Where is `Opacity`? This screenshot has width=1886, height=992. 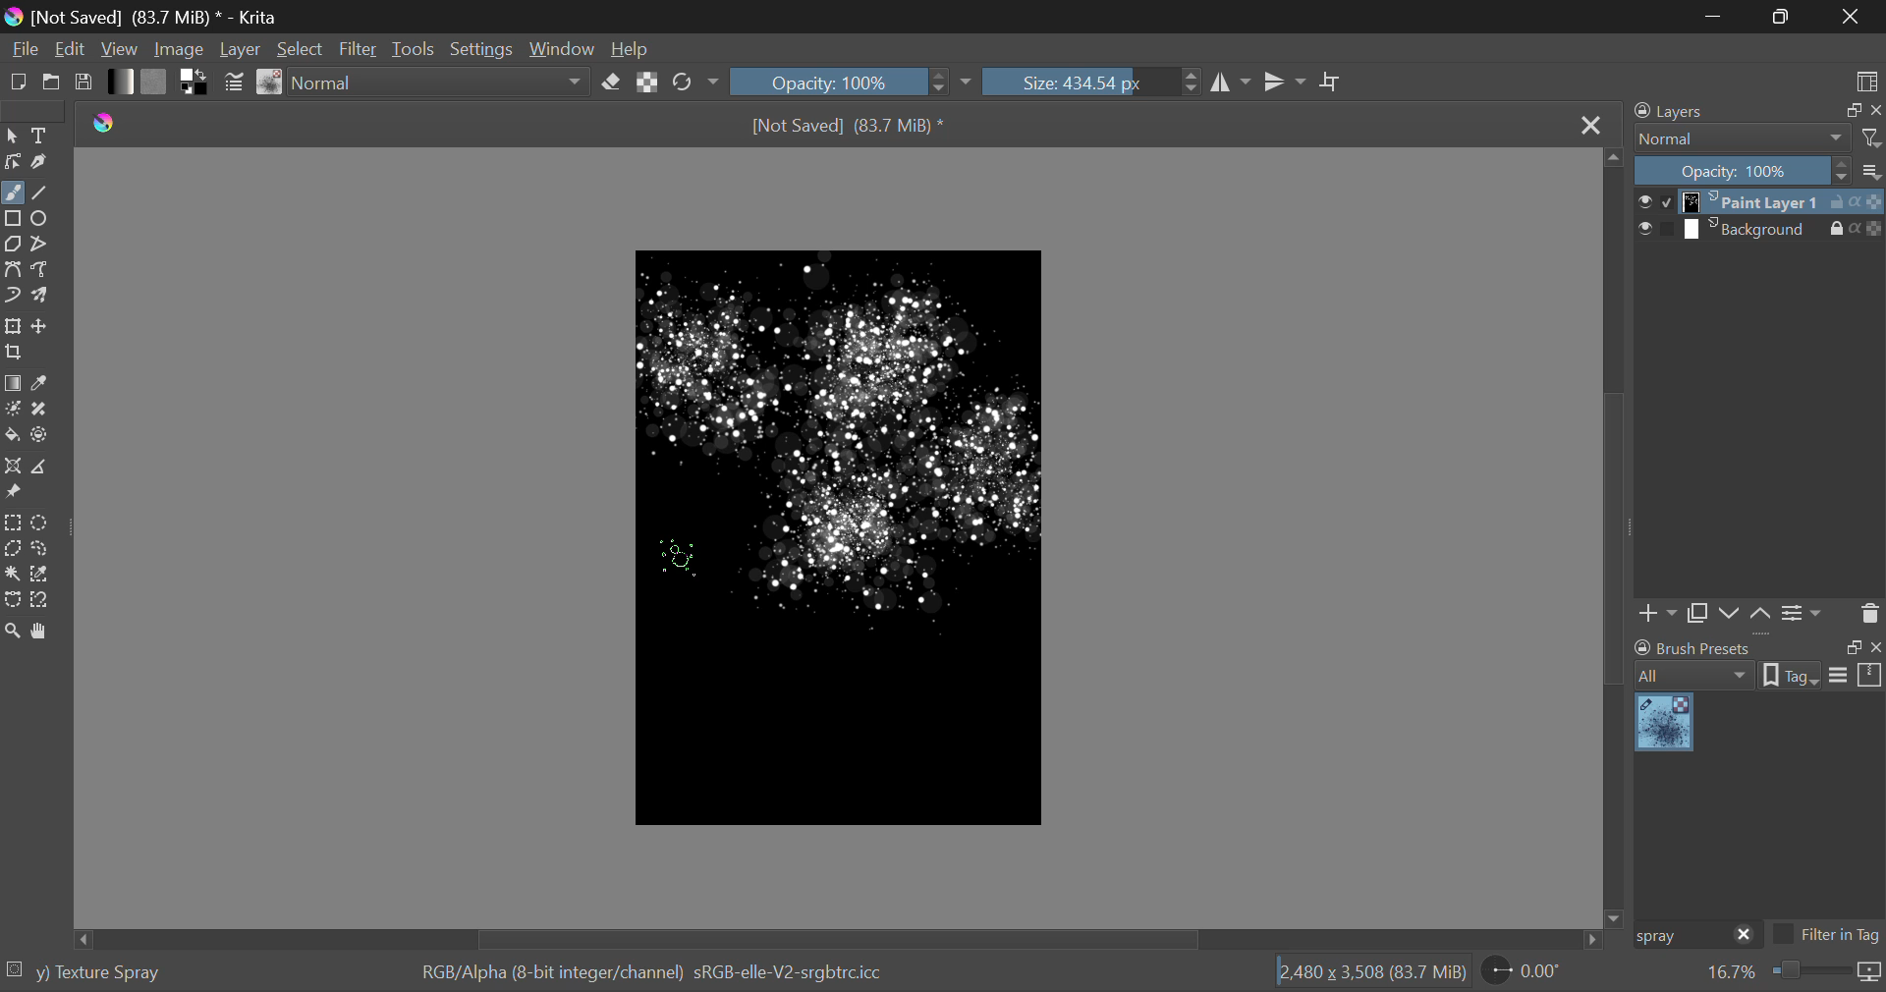 Opacity is located at coordinates (853, 81).